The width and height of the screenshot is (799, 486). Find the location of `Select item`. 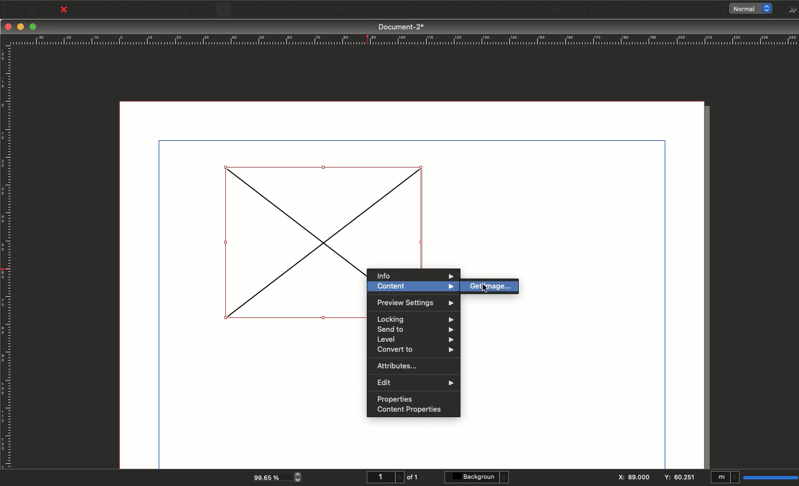

Select item is located at coordinates (224, 11).